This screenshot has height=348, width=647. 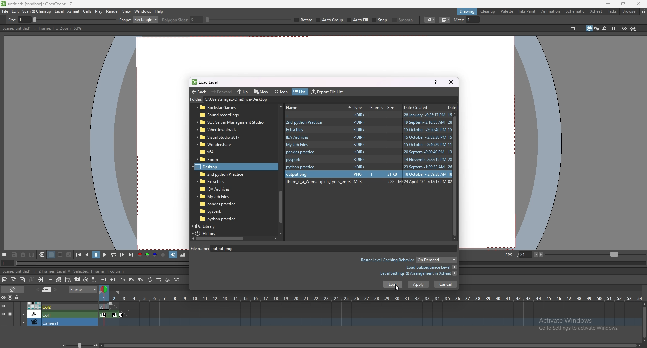 What do you see at coordinates (436, 82) in the screenshot?
I see `help` at bounding box center [436, 82].